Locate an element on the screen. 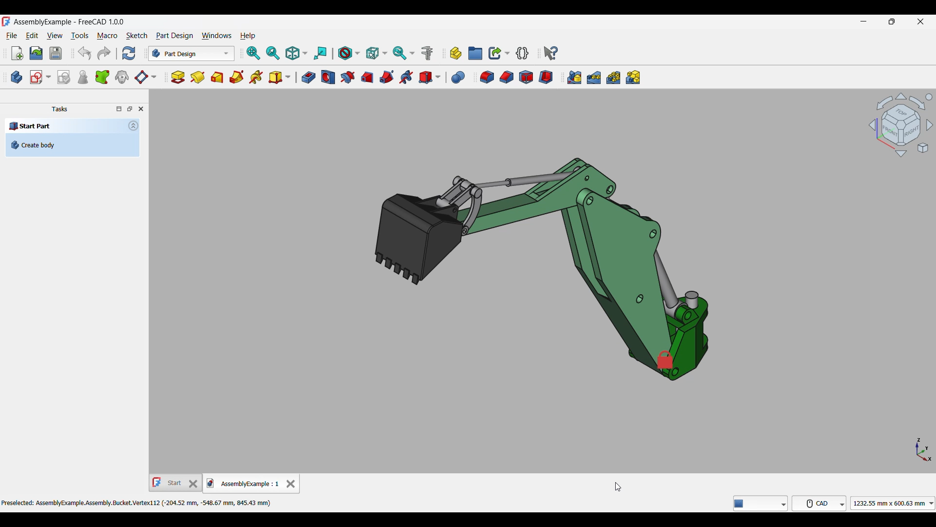 Image resolution: width=936 pixels, height=527 pixels. Close tab is located at coordinates (291, 484).